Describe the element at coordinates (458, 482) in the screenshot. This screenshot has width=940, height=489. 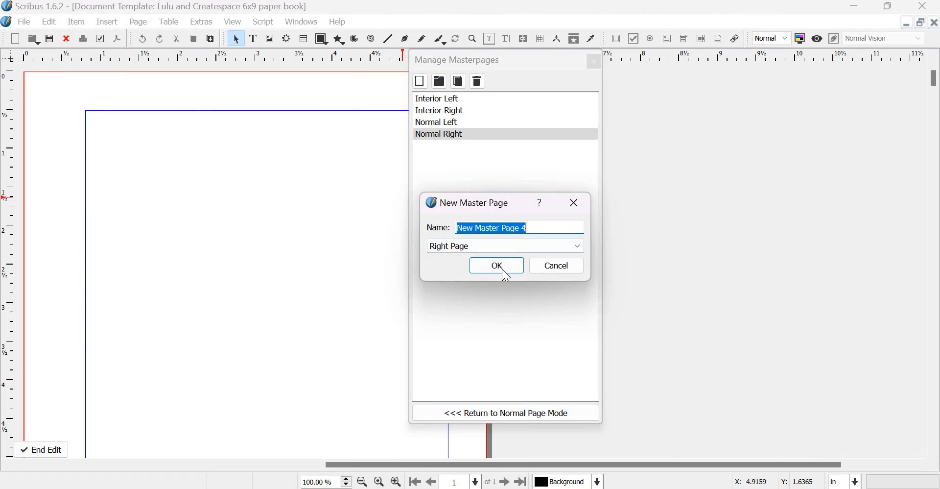
I see `Select the current page` at that location.